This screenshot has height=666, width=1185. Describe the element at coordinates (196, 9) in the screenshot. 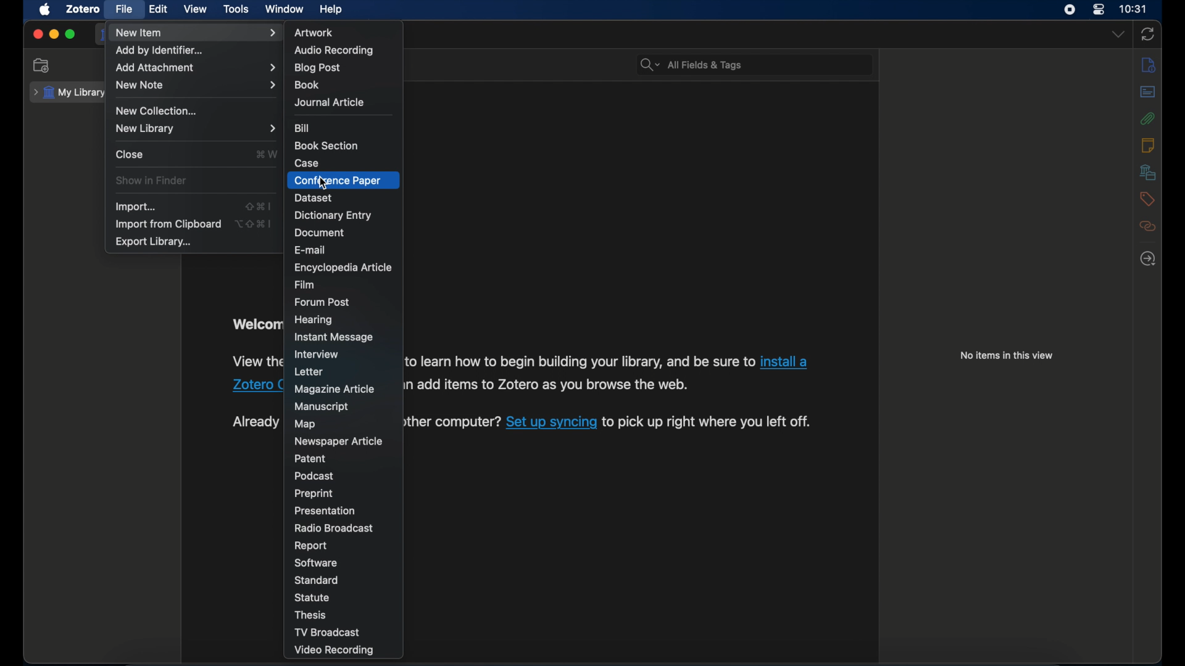

I see `view` at that location.